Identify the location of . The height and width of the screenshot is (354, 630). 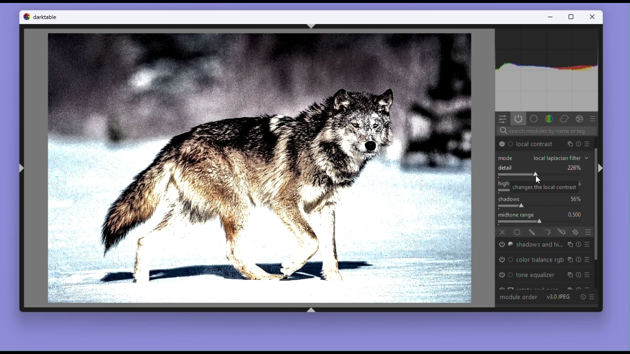
(568, 145).